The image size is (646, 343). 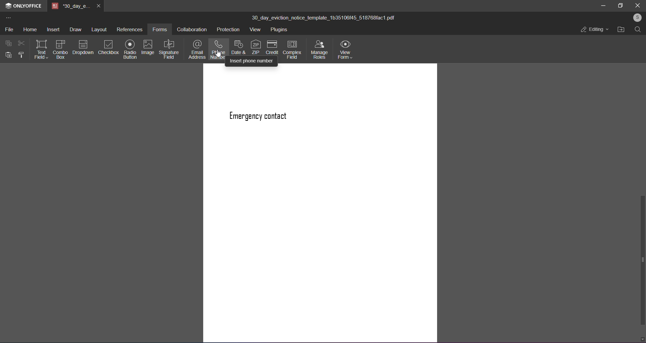 What do you see at coordinates (9, 43) in the screenshot?
I see `copy` at bounding box center [9, 43].